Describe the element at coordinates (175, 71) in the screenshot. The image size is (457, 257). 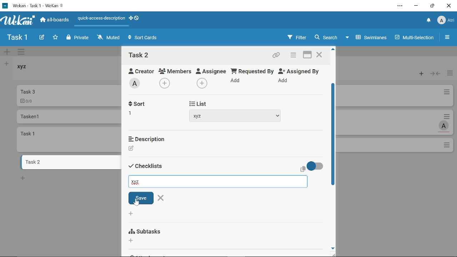
I see `Members` at that location.